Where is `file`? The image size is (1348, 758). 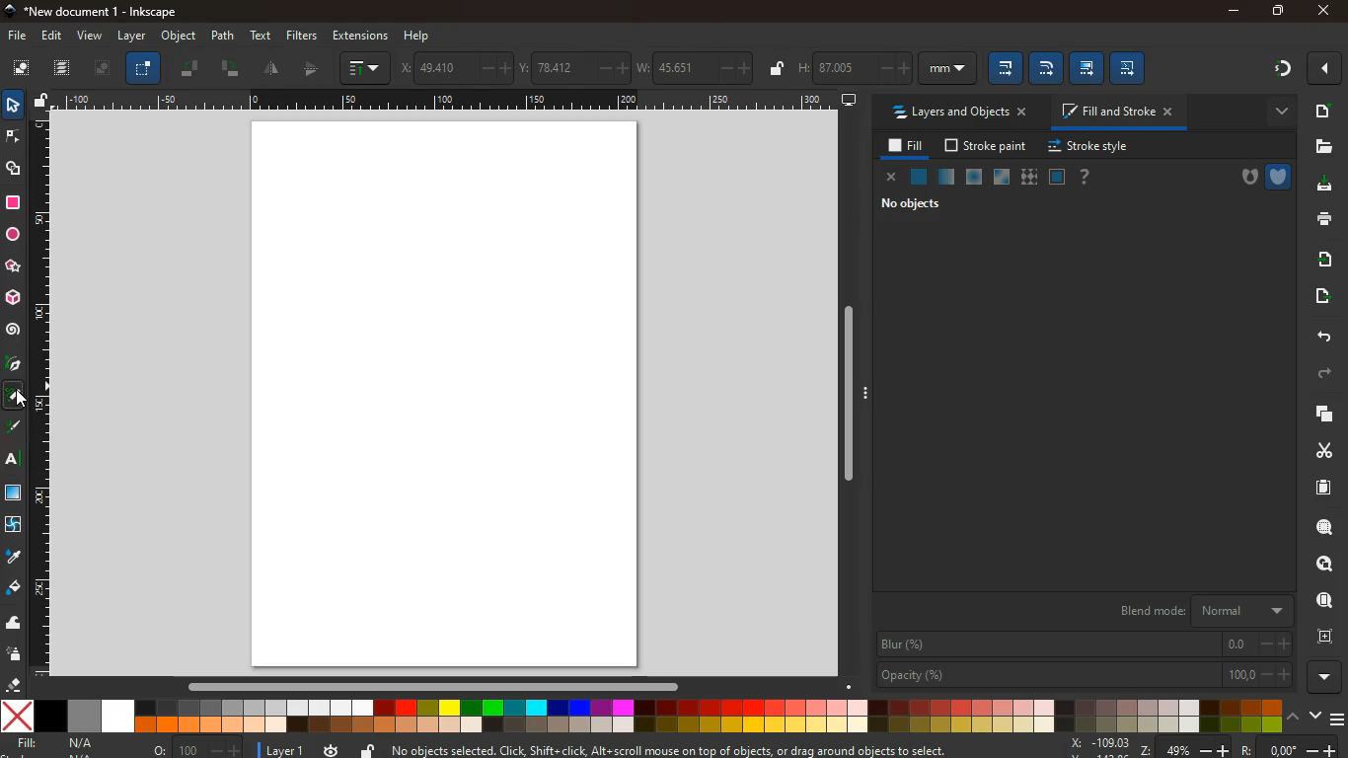 file is located at coordinates (18, 37).